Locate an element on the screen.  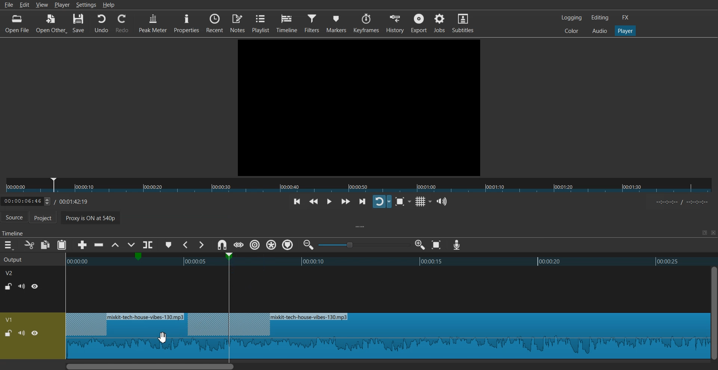
Play quickly forwards is located at coordinates (346, 201).